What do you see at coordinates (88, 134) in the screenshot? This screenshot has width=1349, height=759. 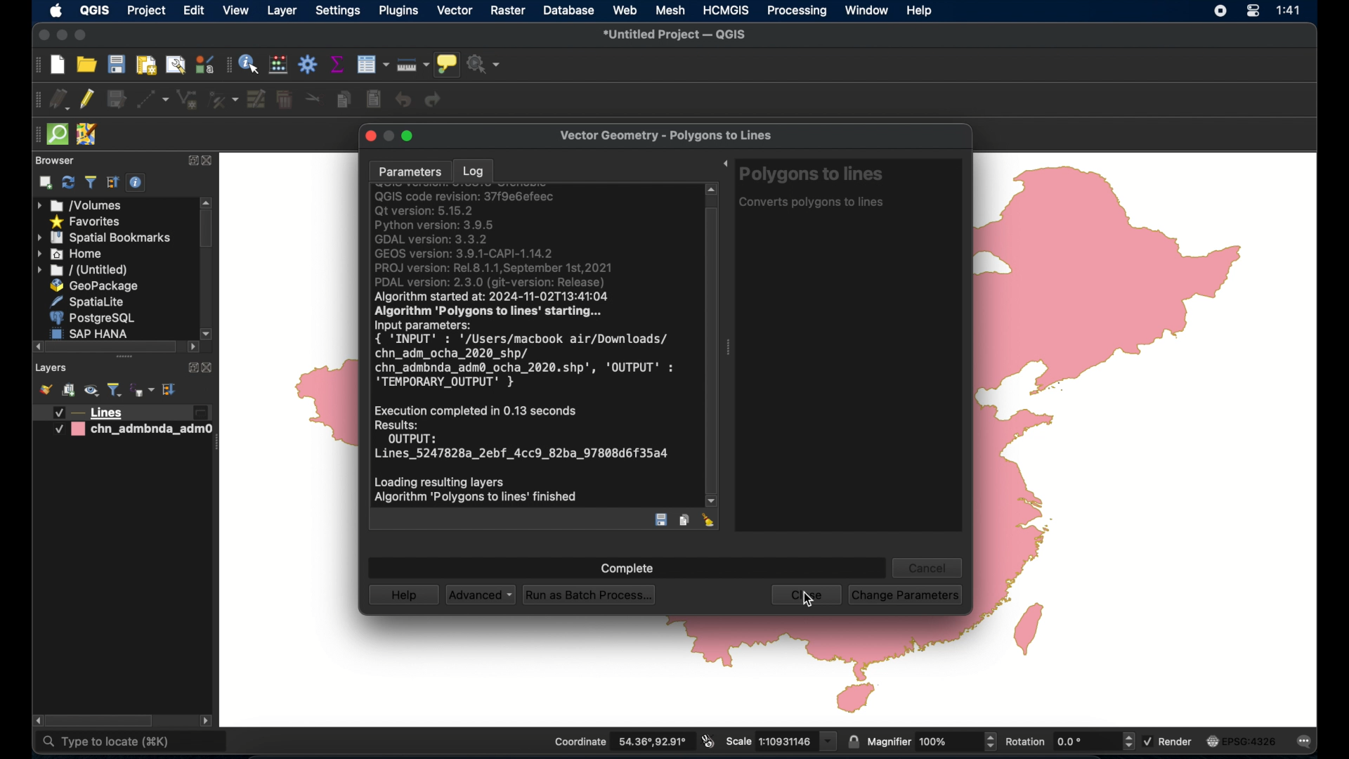 I see `jsomremote` at bounding box center [88, 134].